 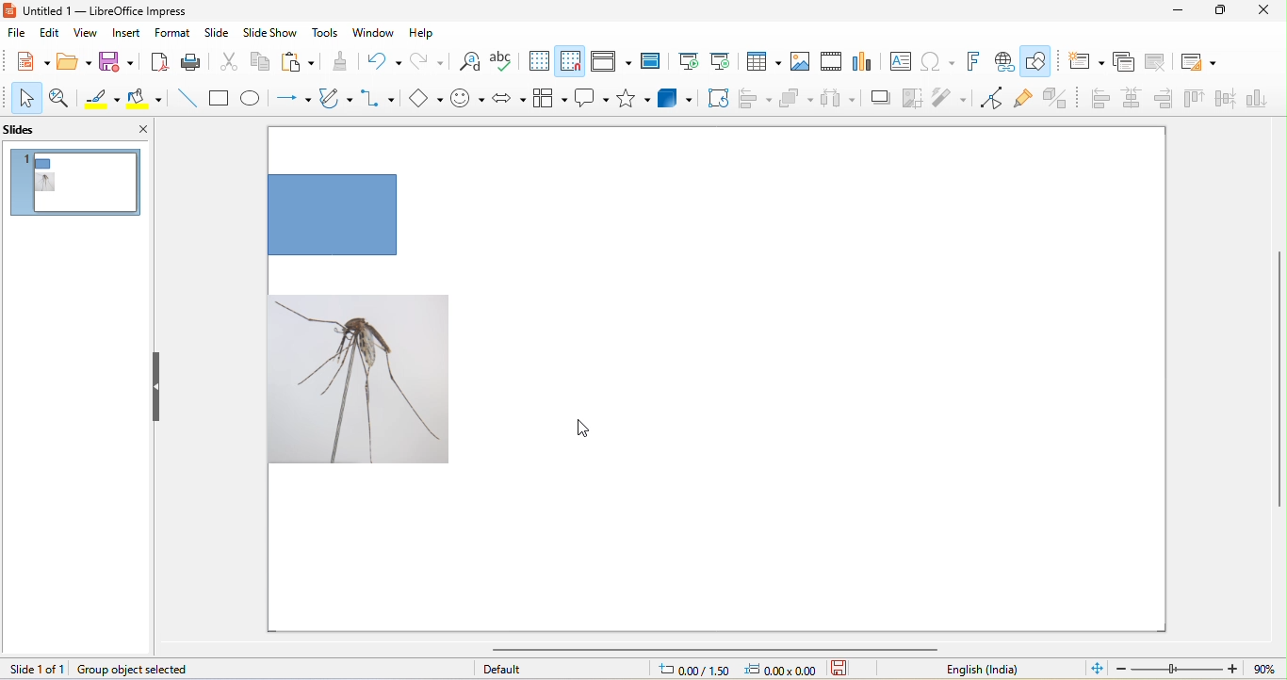 What do you see at coordinates (936, 61) in the screenshot?
I see `special character` at bounding box center [936, 61].